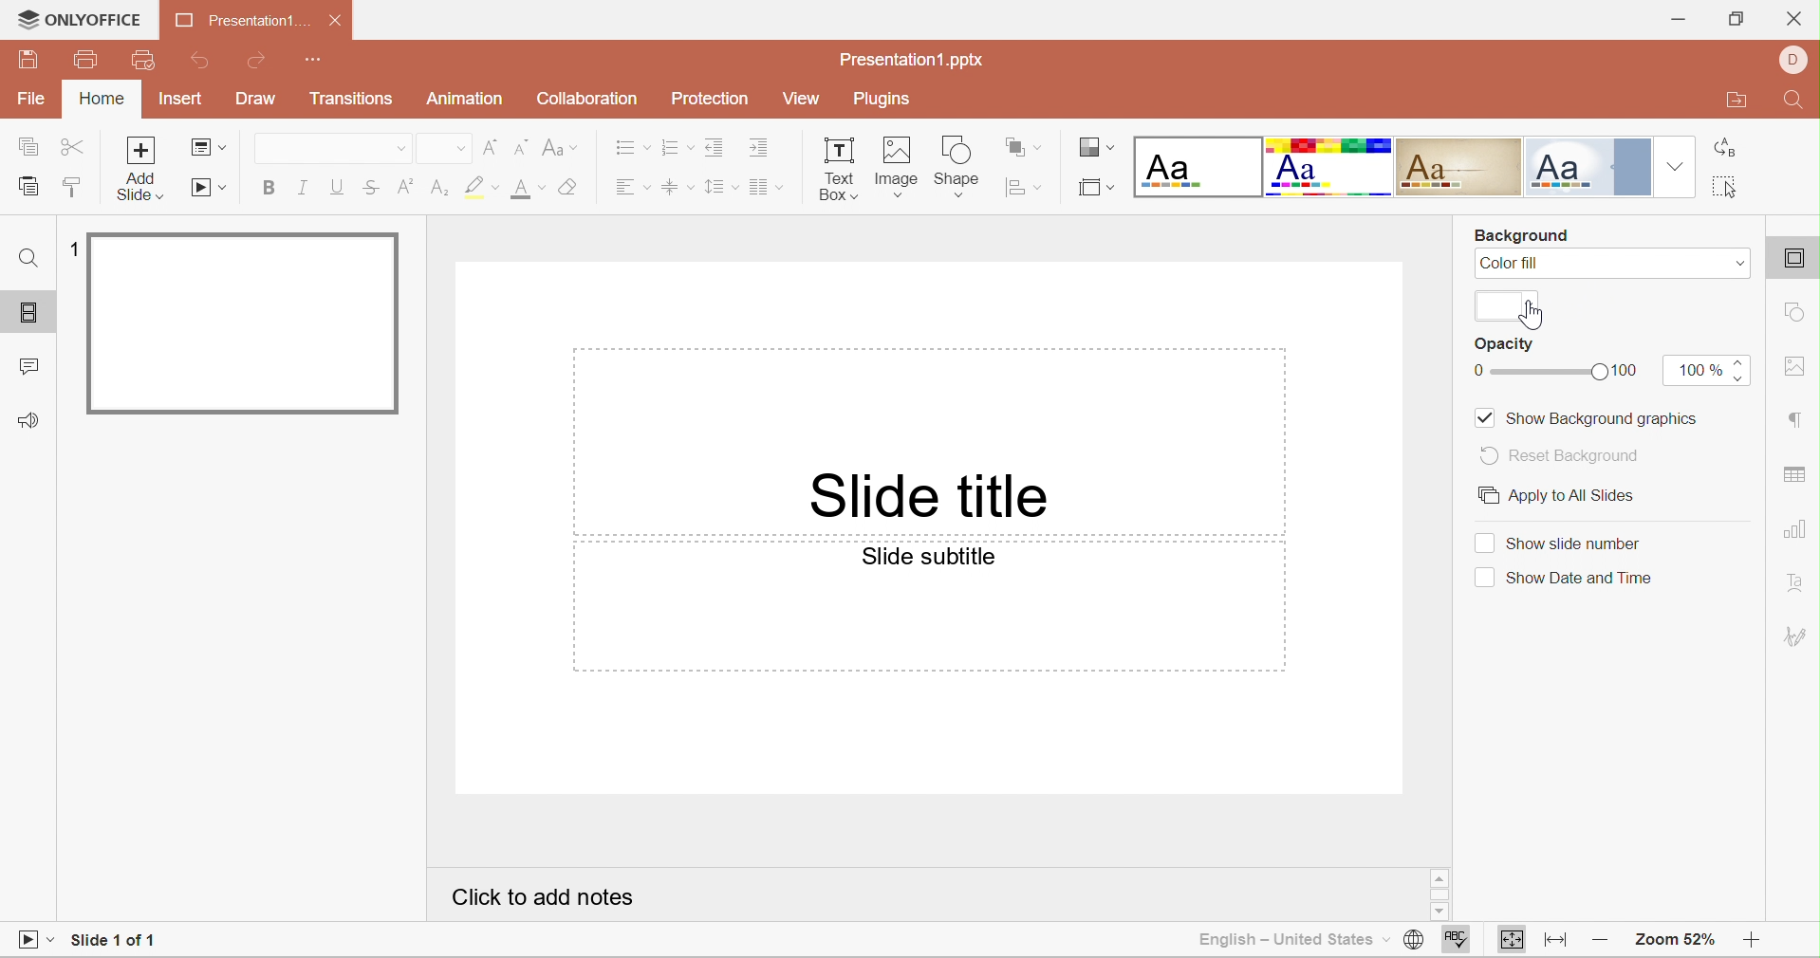 This screenshot has height=958, width=1820. Describe the element at coordinates (1796, 470) in the screenshot. I see `table settings` at that location.